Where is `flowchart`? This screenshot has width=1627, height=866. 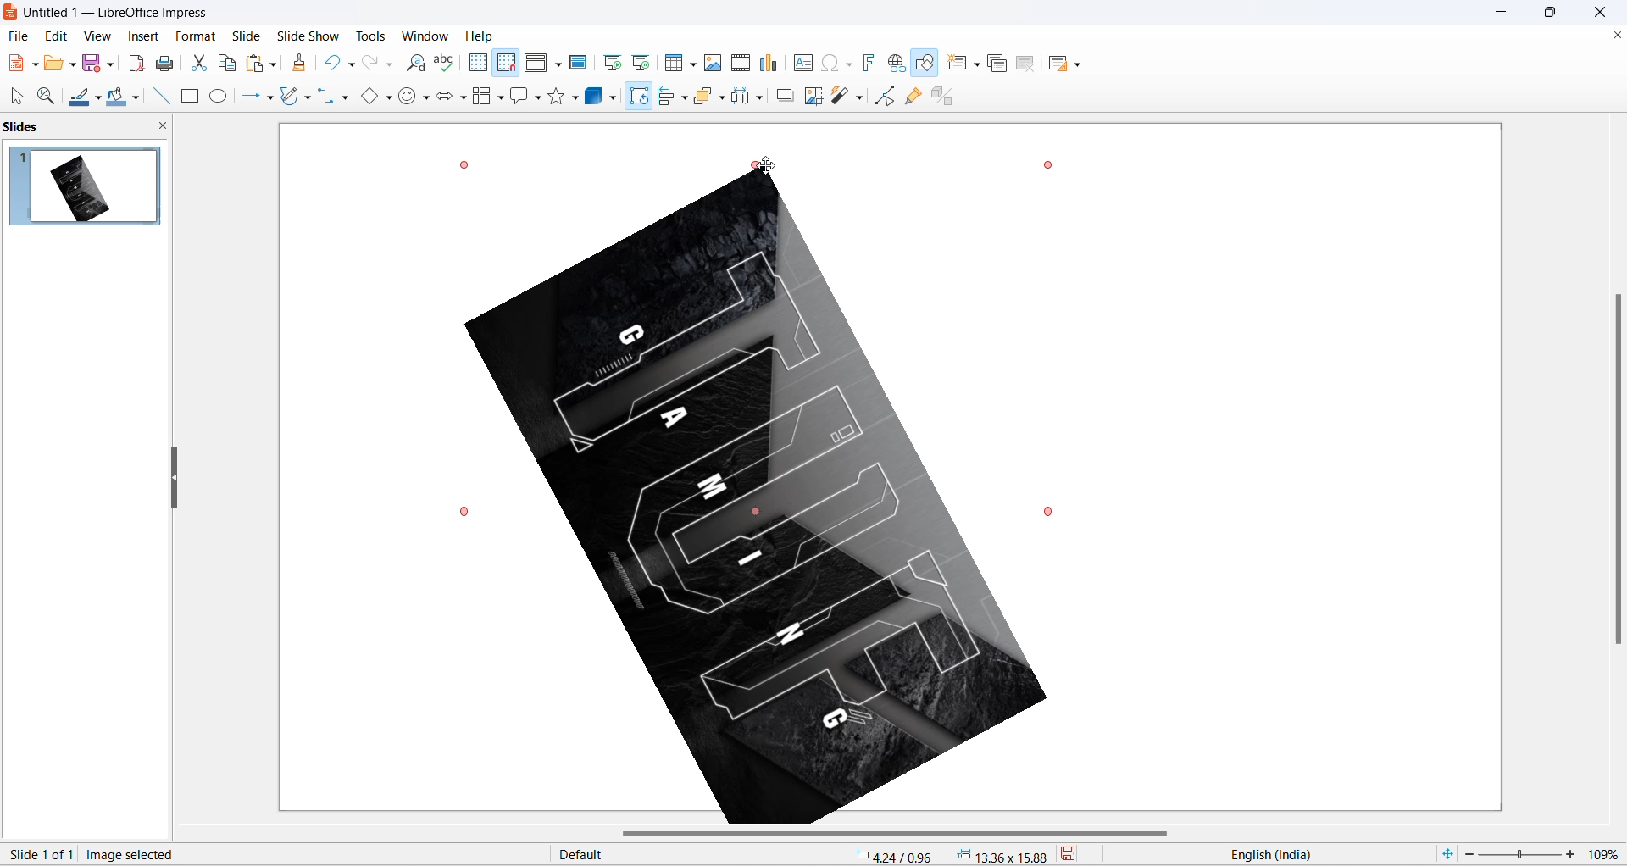 flowchart is located at coordinates (482, 97).